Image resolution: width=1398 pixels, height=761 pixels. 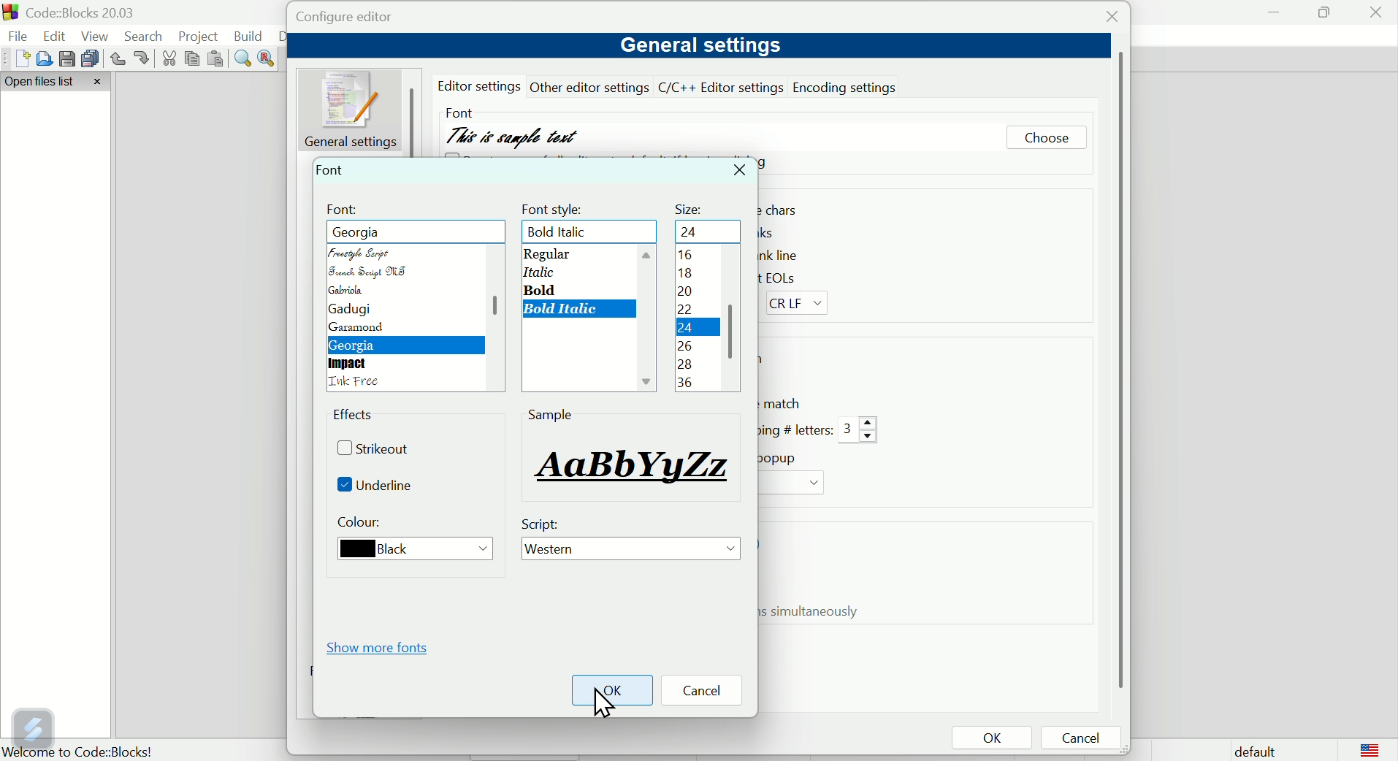 I want to click on Georgia, so click(x=356, y=346).